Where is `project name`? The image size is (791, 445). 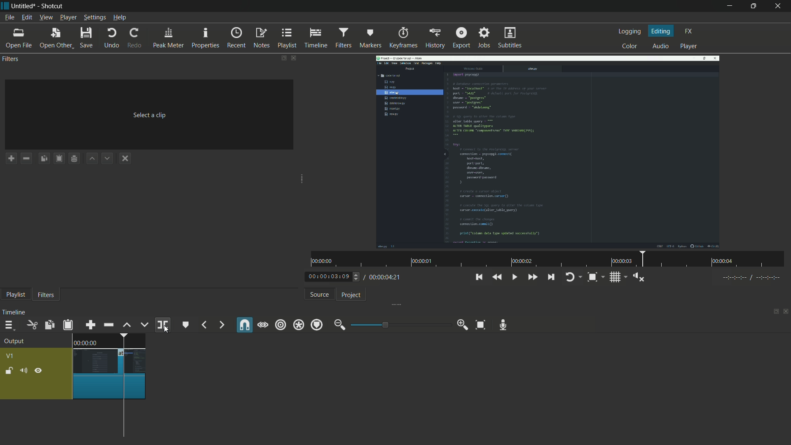
project name is located at coordinates (23, 6).